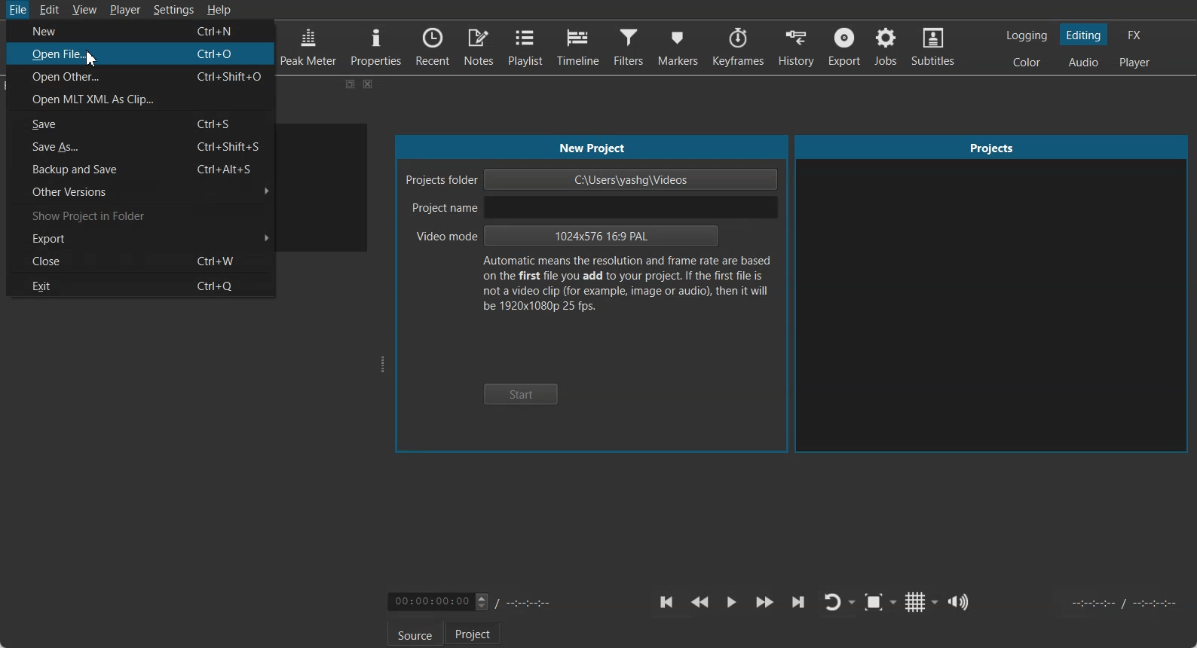 This screenshot has width=1197, height=648. Describe the element at coordinates (677, 47) in the screenshot. I see `Markers` at that location.